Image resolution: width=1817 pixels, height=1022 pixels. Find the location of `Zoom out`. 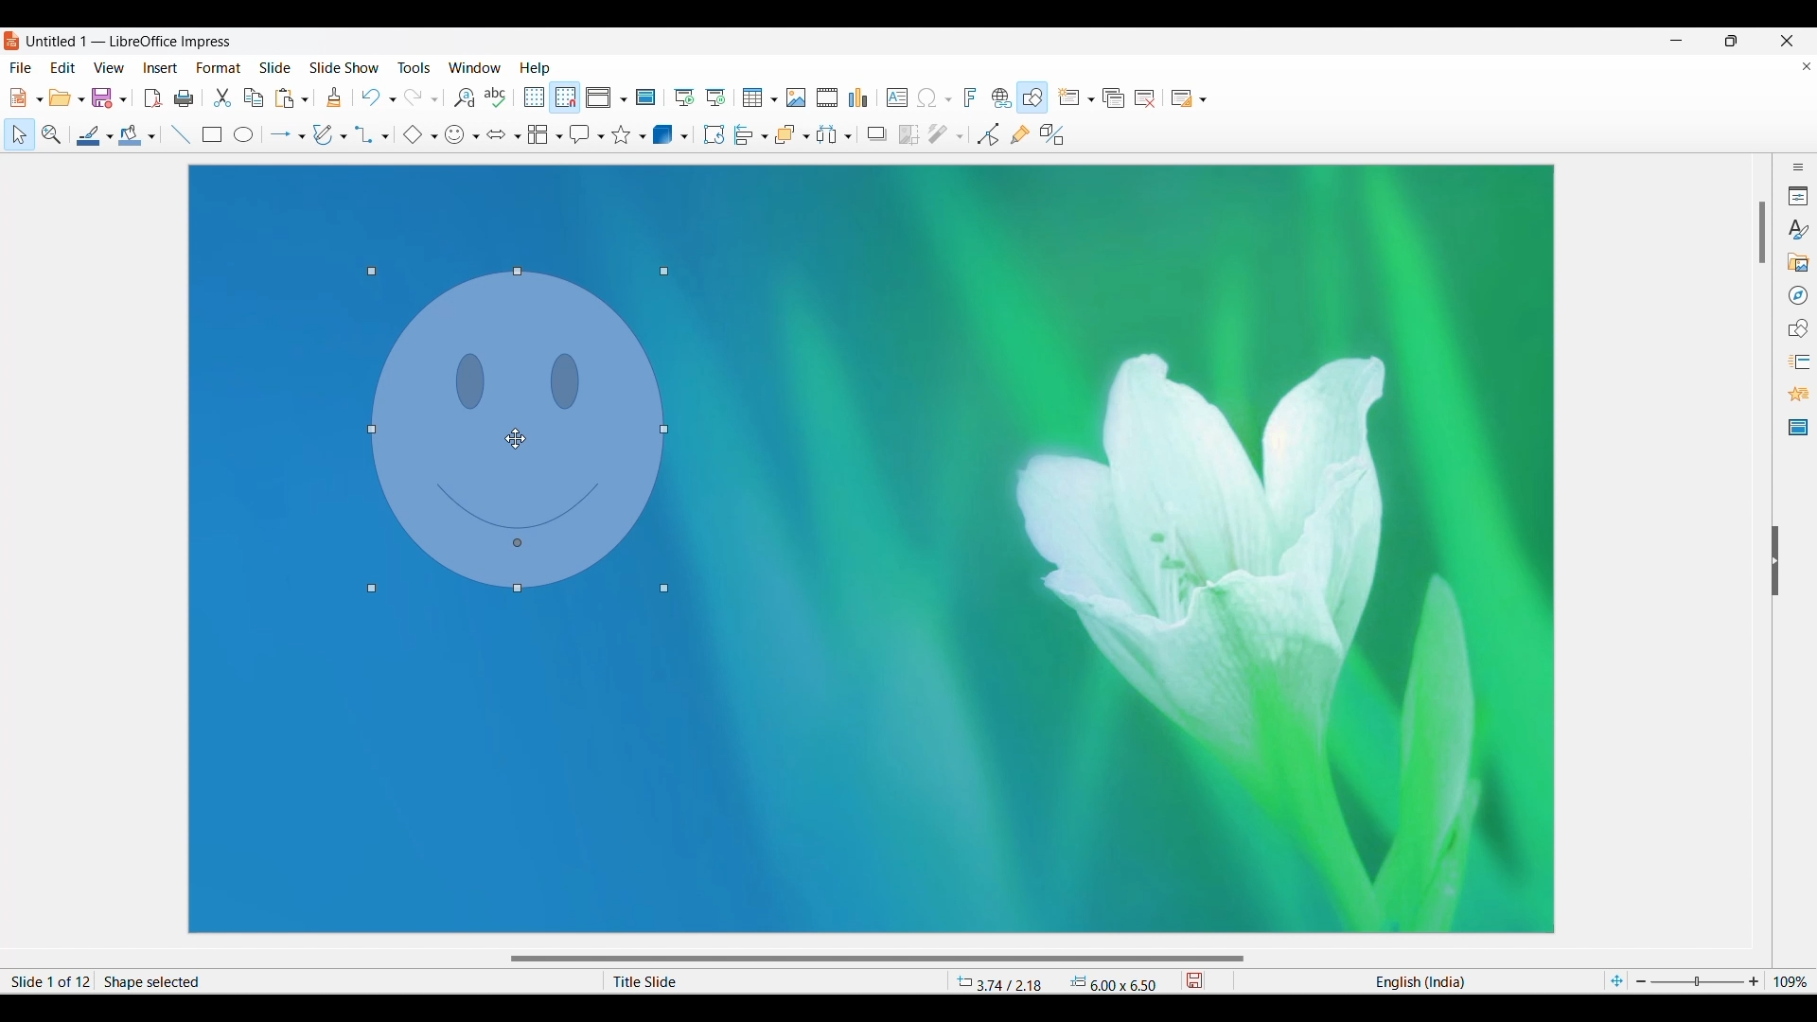

Zoom out is located at coordinates (1641, 981).